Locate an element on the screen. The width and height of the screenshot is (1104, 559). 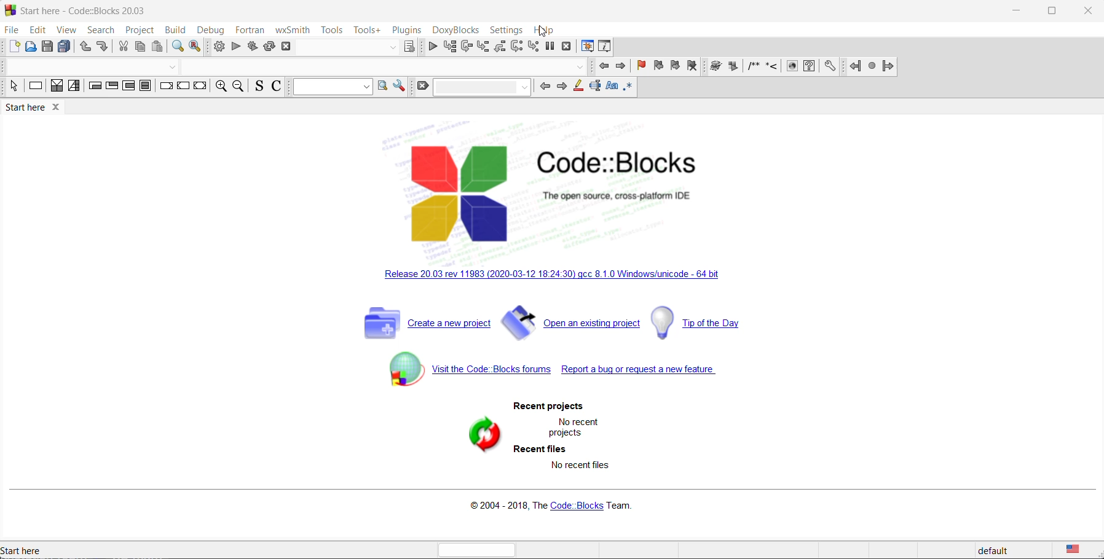
recent files is located at coordinates (538, 449).